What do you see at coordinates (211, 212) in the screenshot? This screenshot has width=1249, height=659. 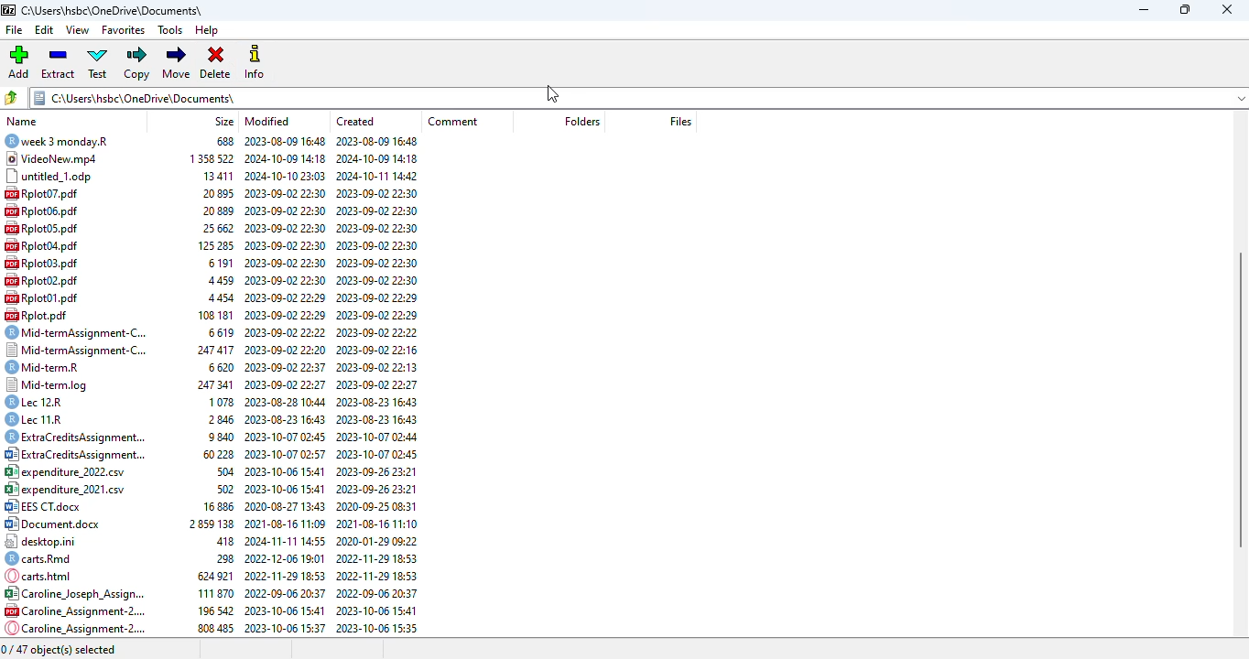 I see `20889` at bounding box center [211, 212].